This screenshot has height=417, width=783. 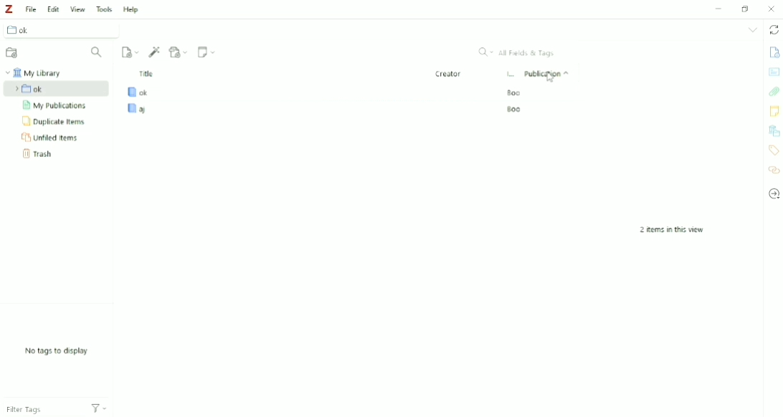 What do you see at coordinates (131, 10) in the screenshot?
I see `Help` at bounding box center [131, 10].